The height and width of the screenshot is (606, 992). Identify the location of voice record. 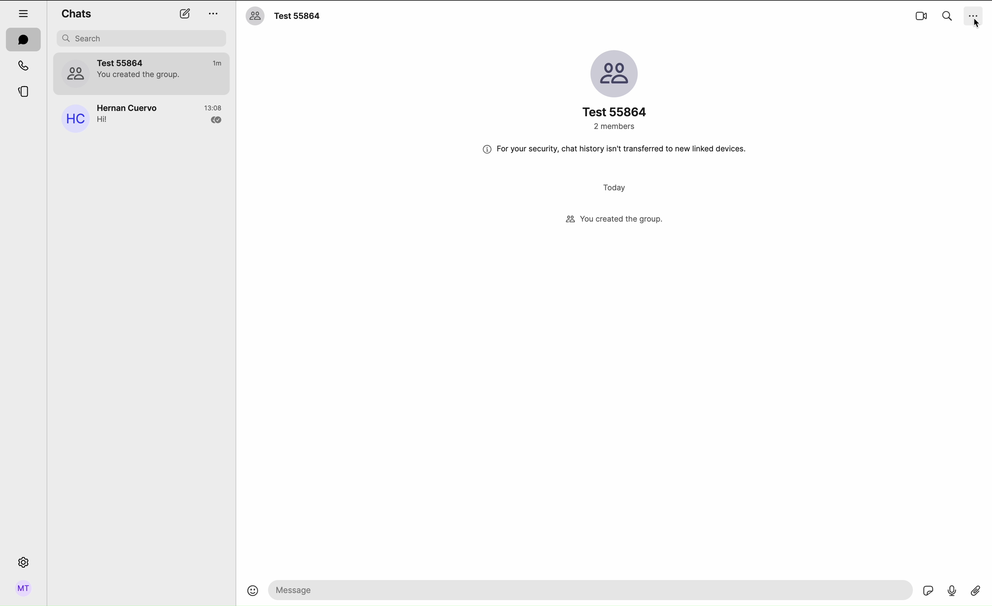
(952, 591).